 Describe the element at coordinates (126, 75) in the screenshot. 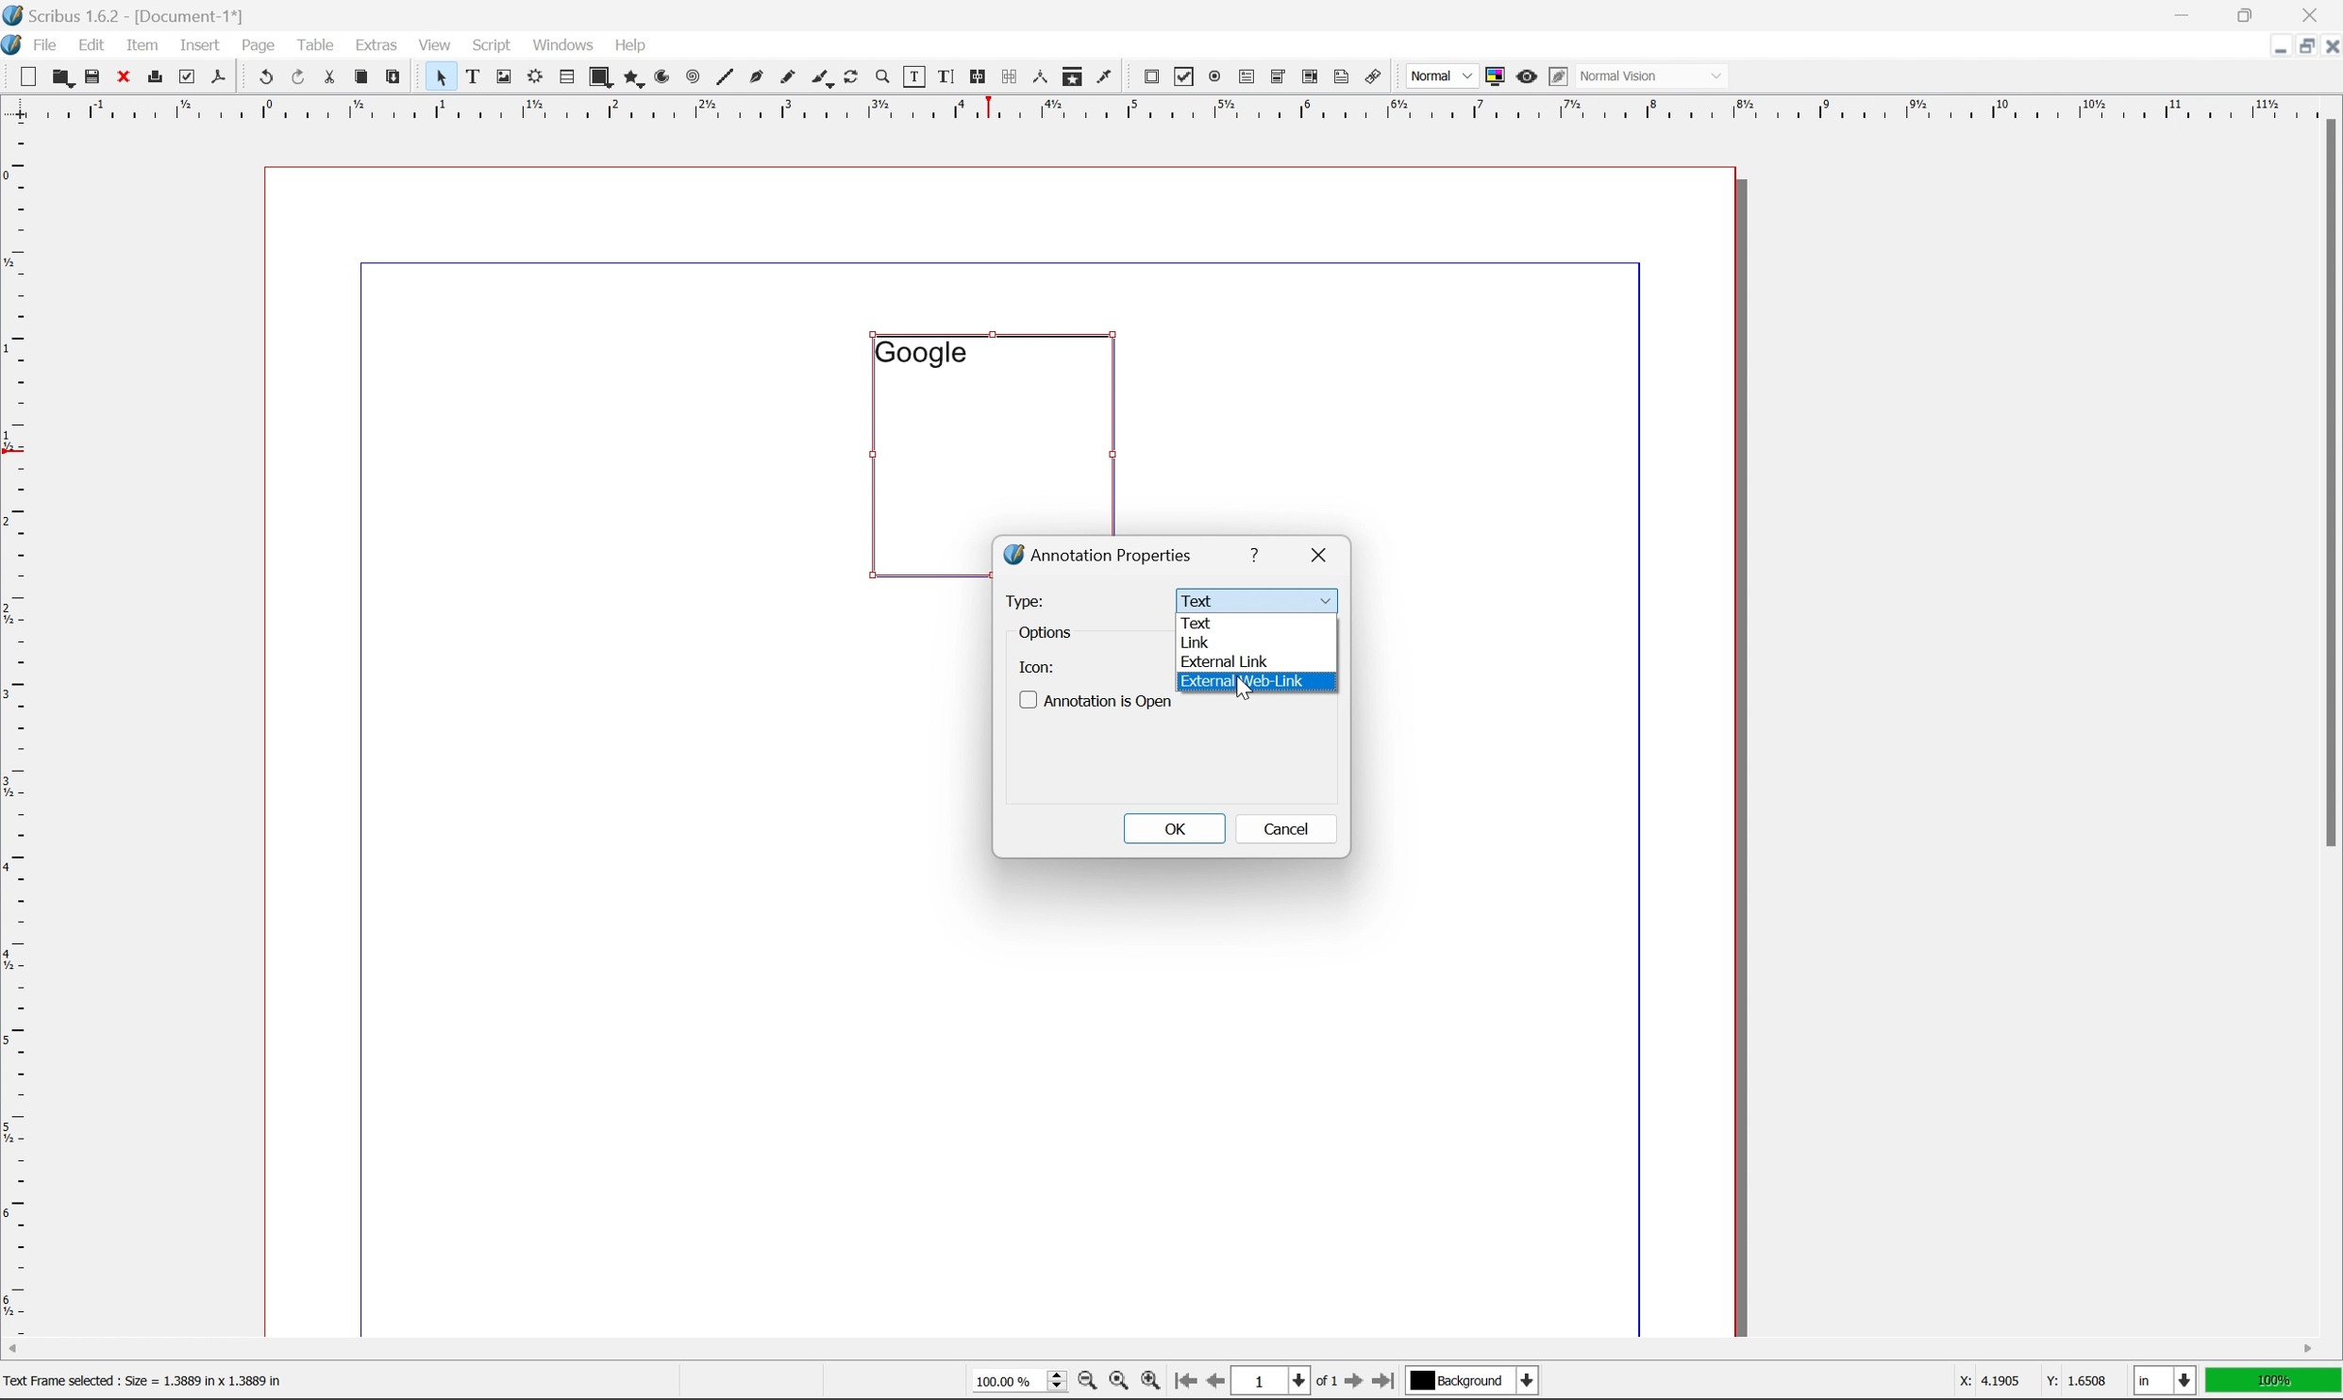

I see `close` at that location.